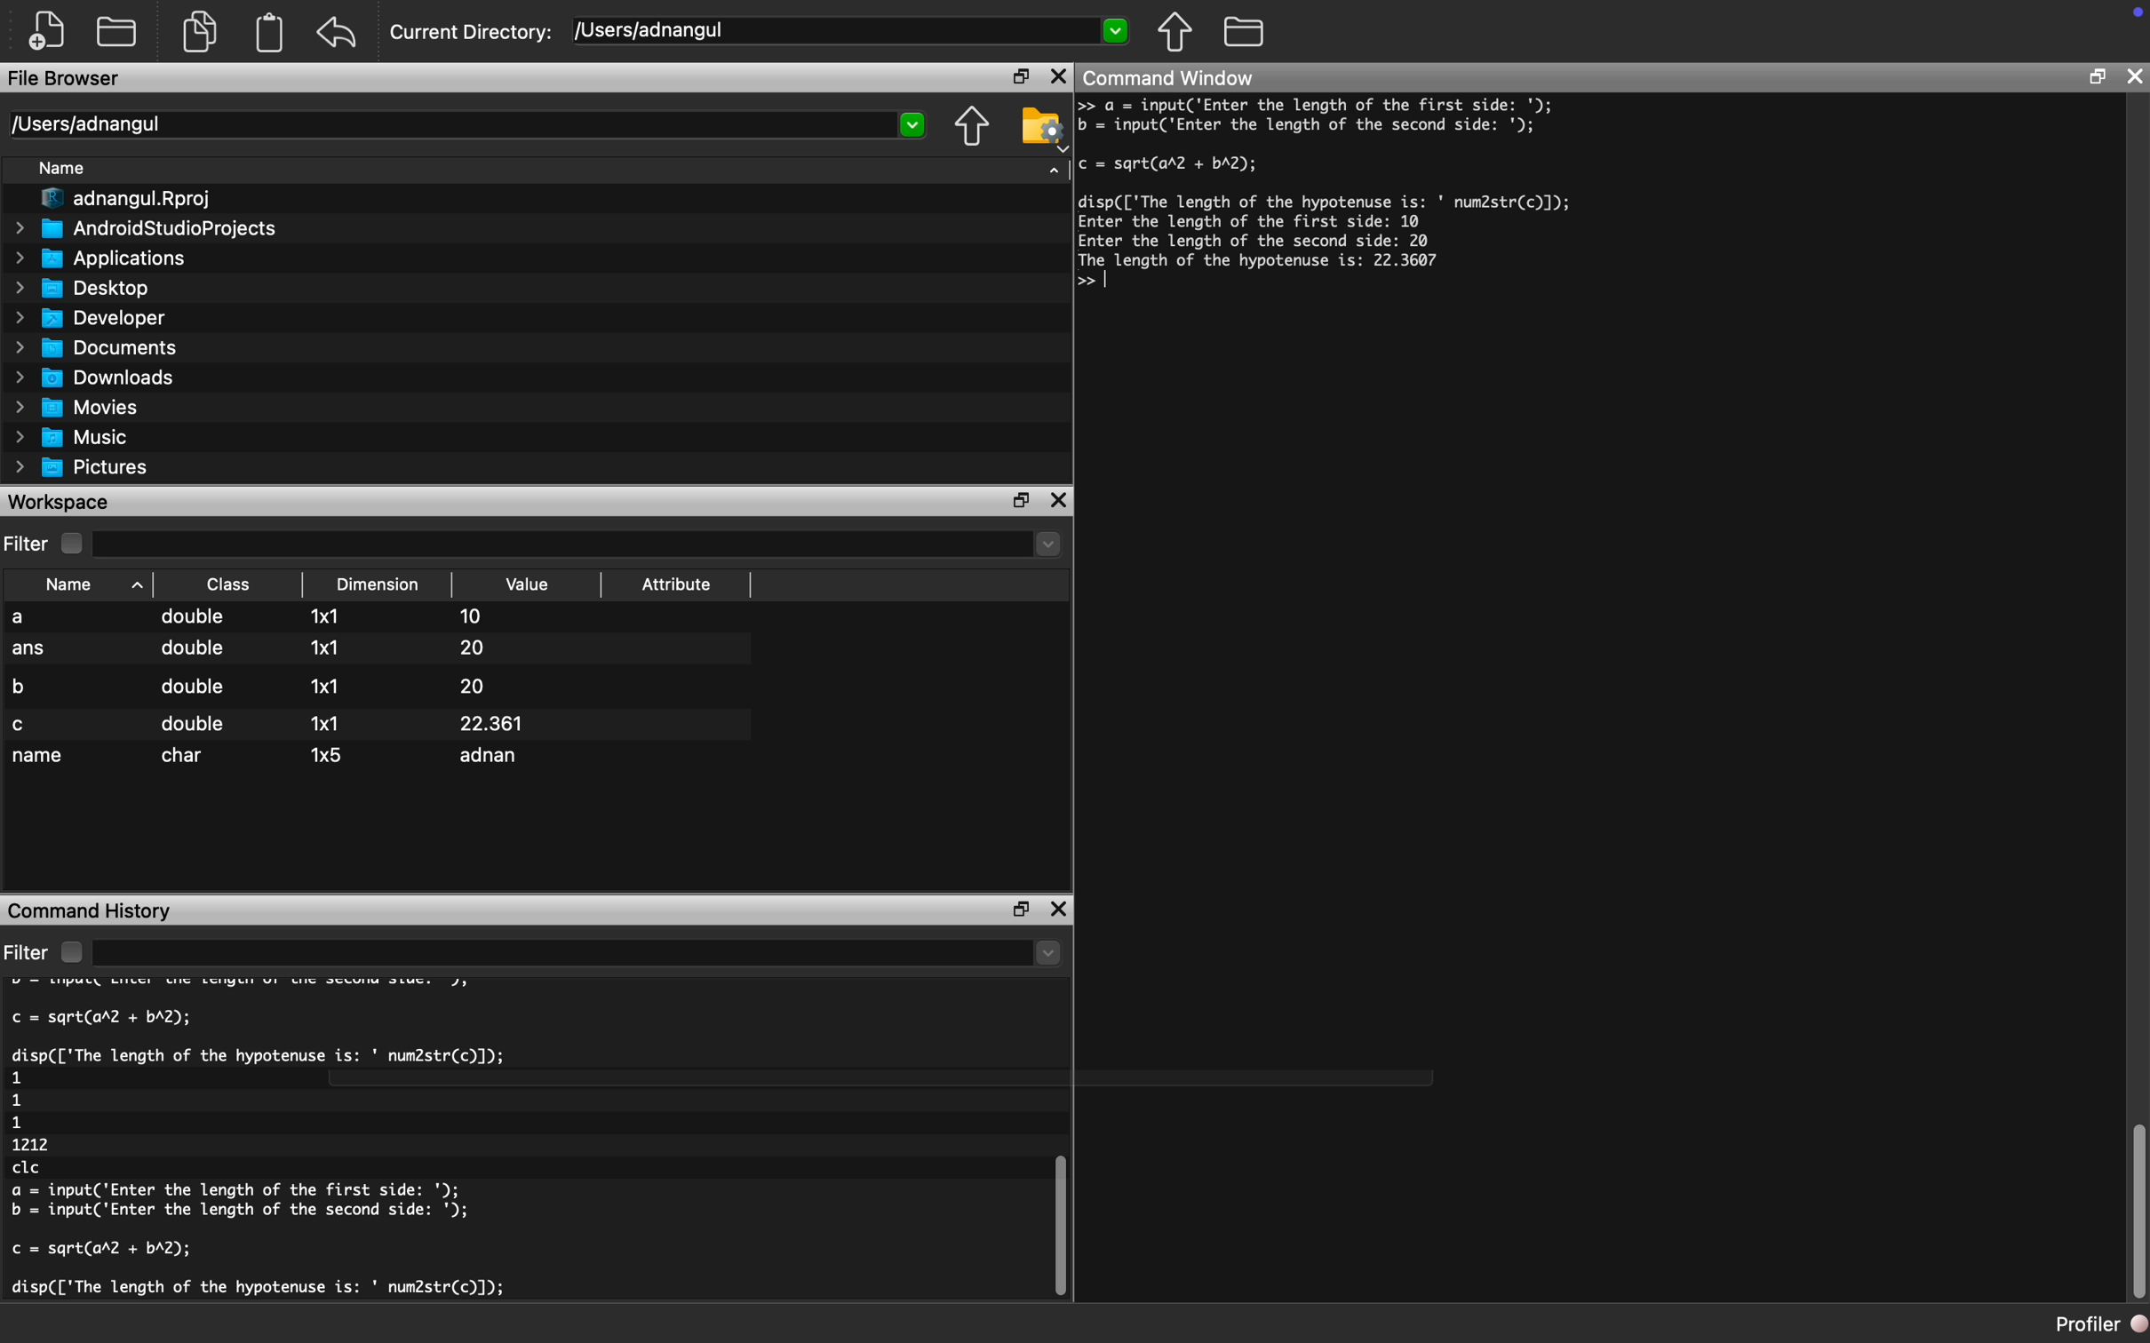 This screenshot has width=2150, height=1343. What do you see at coordinates (266, 35) in the screenshot?
I see `document clipboard` at bounding box center [266, 35].